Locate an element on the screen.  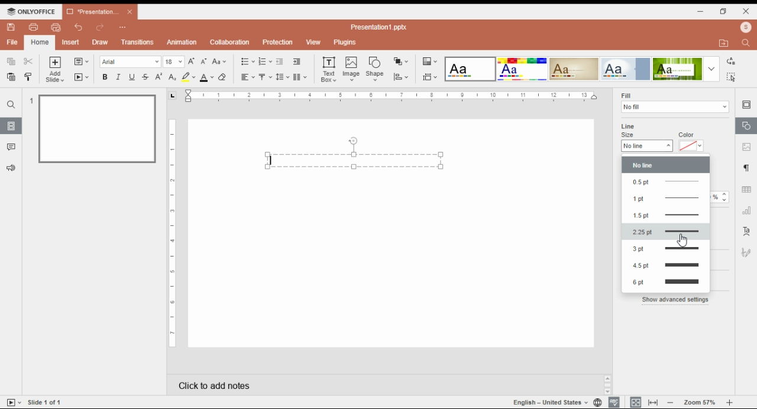
clear is located at coordinates (225, 77).